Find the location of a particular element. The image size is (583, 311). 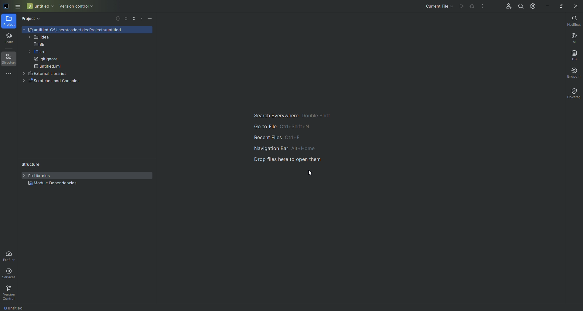

Learn is located at coordinates (9, 39).